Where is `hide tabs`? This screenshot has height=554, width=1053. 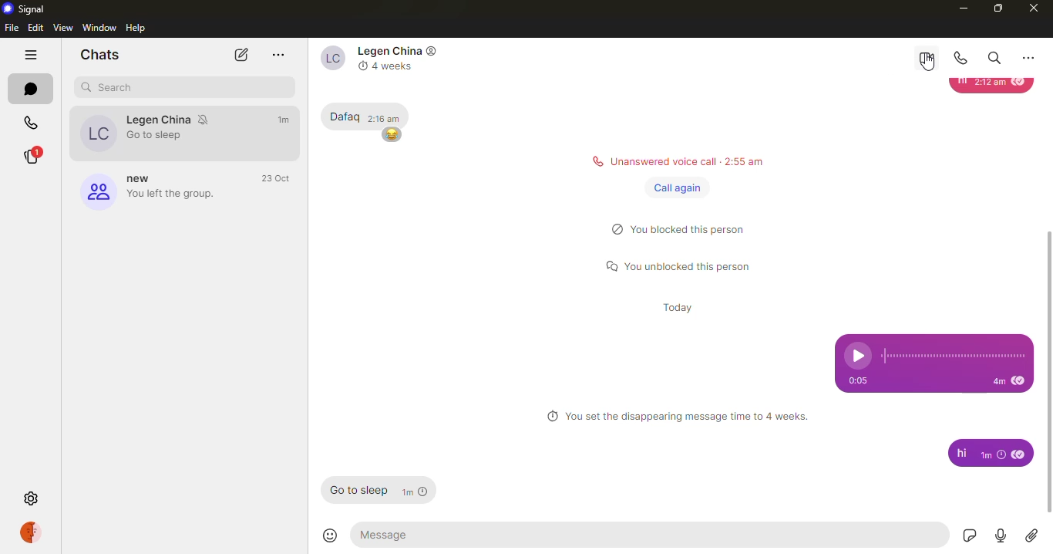 hide tabs is located at coordinates (27, 54).